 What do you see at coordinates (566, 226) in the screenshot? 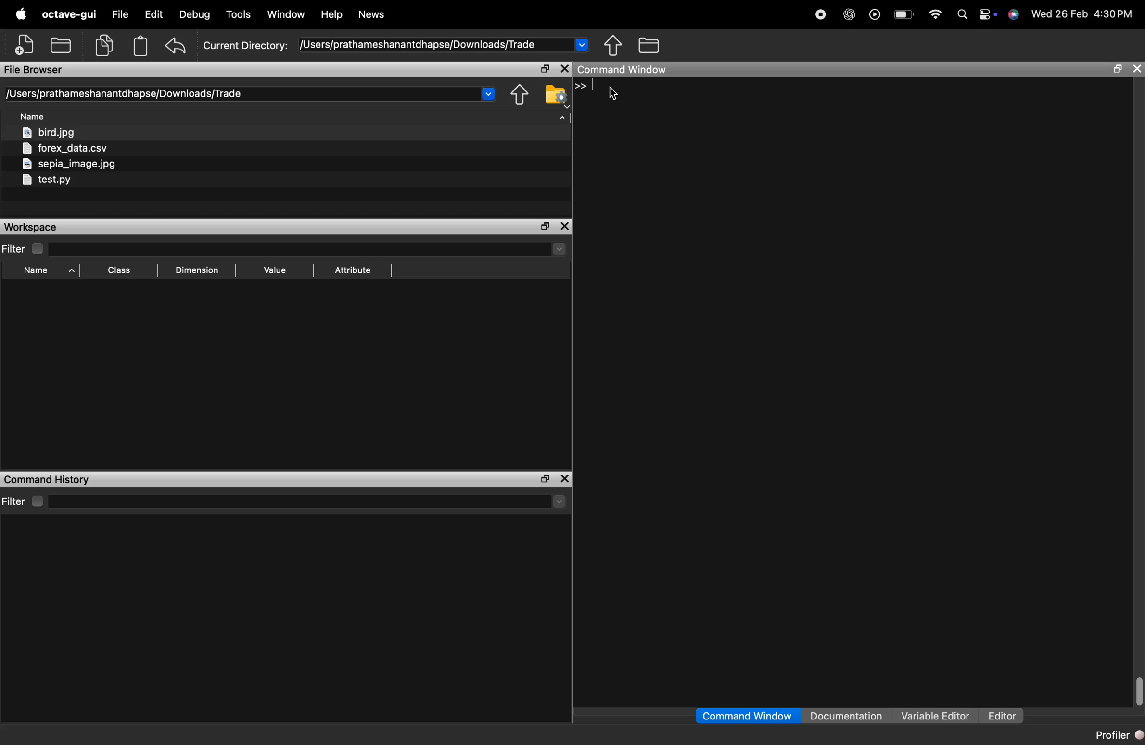
I see `close` at bounding box center [566, 226].